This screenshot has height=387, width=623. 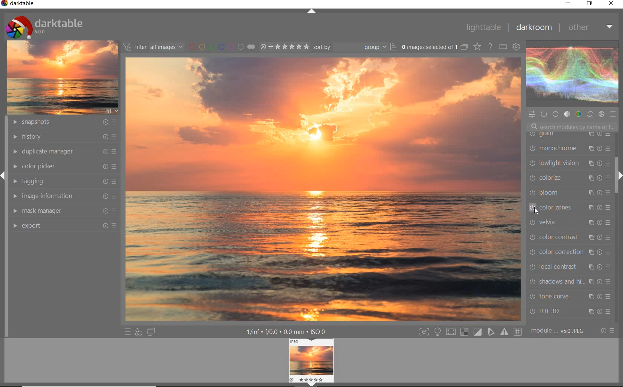 What do you see at coordinates (477, 46) in the screenshot?
I see `CHANGE TYPE FOR OVER RELAY` at bounding box center [477, 46].